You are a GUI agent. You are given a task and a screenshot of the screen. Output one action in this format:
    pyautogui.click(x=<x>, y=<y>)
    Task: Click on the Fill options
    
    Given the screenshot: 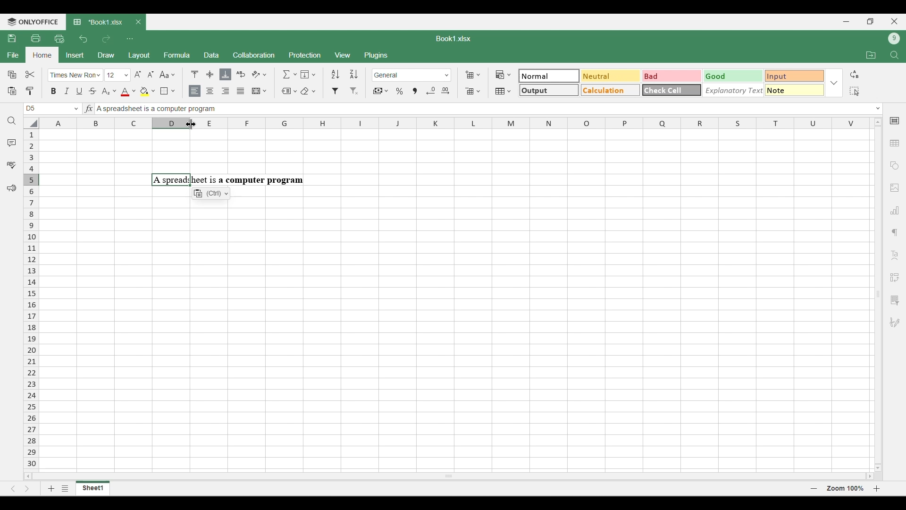 What is the action you would take?
    pyautogui.click(x=308, y=74)
    